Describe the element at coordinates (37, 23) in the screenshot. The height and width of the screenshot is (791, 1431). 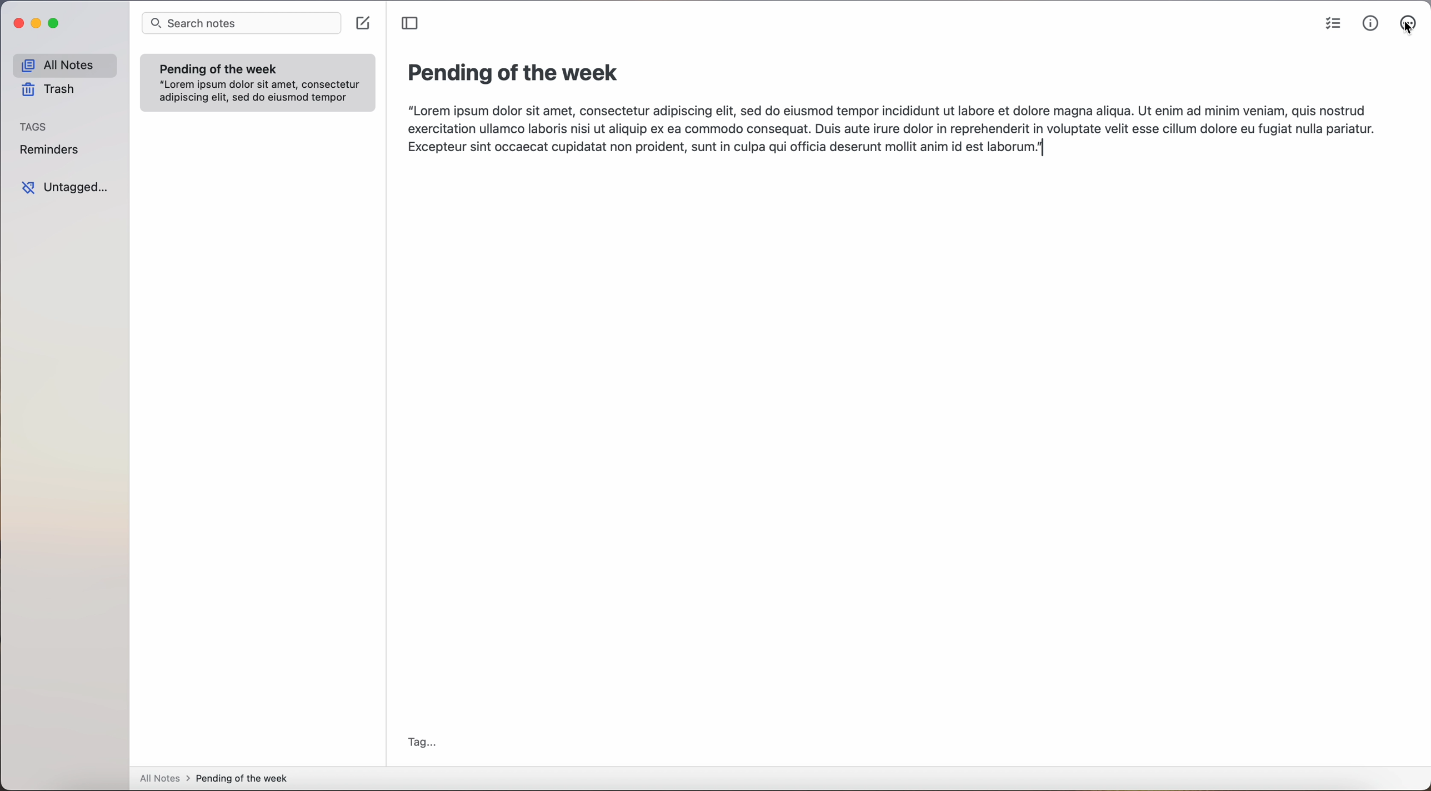
I see `minimize app` at that location.